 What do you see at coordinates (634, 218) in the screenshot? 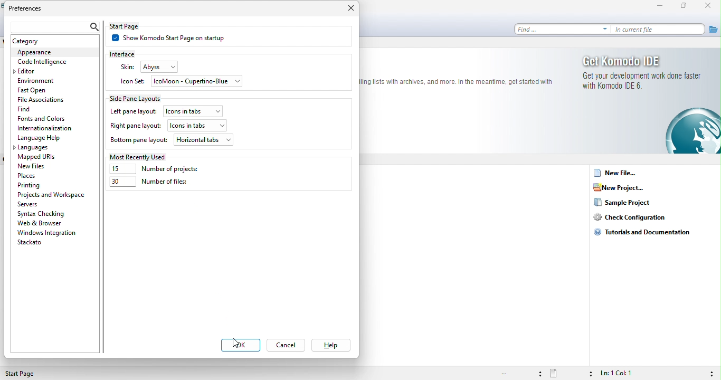
I see `check configuration` at bounding box center [634, 218].